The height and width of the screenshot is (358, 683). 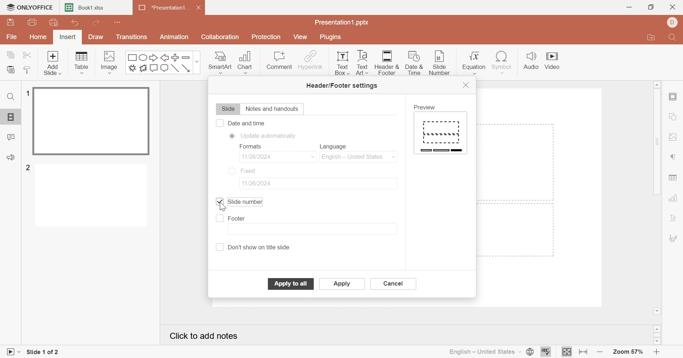 What do you see at coordinates (33, 23) in the screenshot?
I see `Print` at bounding box center [33, 23].